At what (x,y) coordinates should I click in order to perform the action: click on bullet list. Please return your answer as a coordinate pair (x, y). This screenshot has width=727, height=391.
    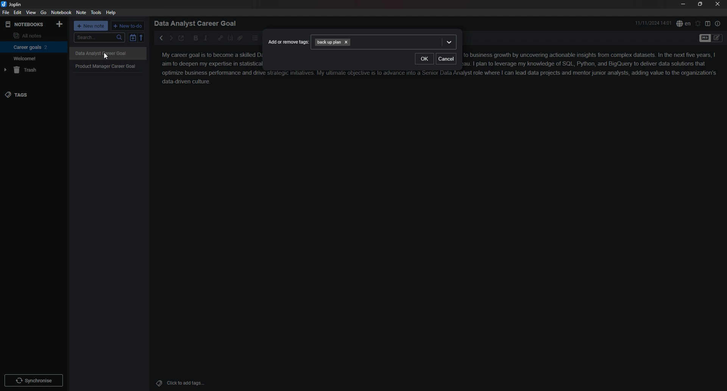
    Looking at the image, I should click on (255, 38).